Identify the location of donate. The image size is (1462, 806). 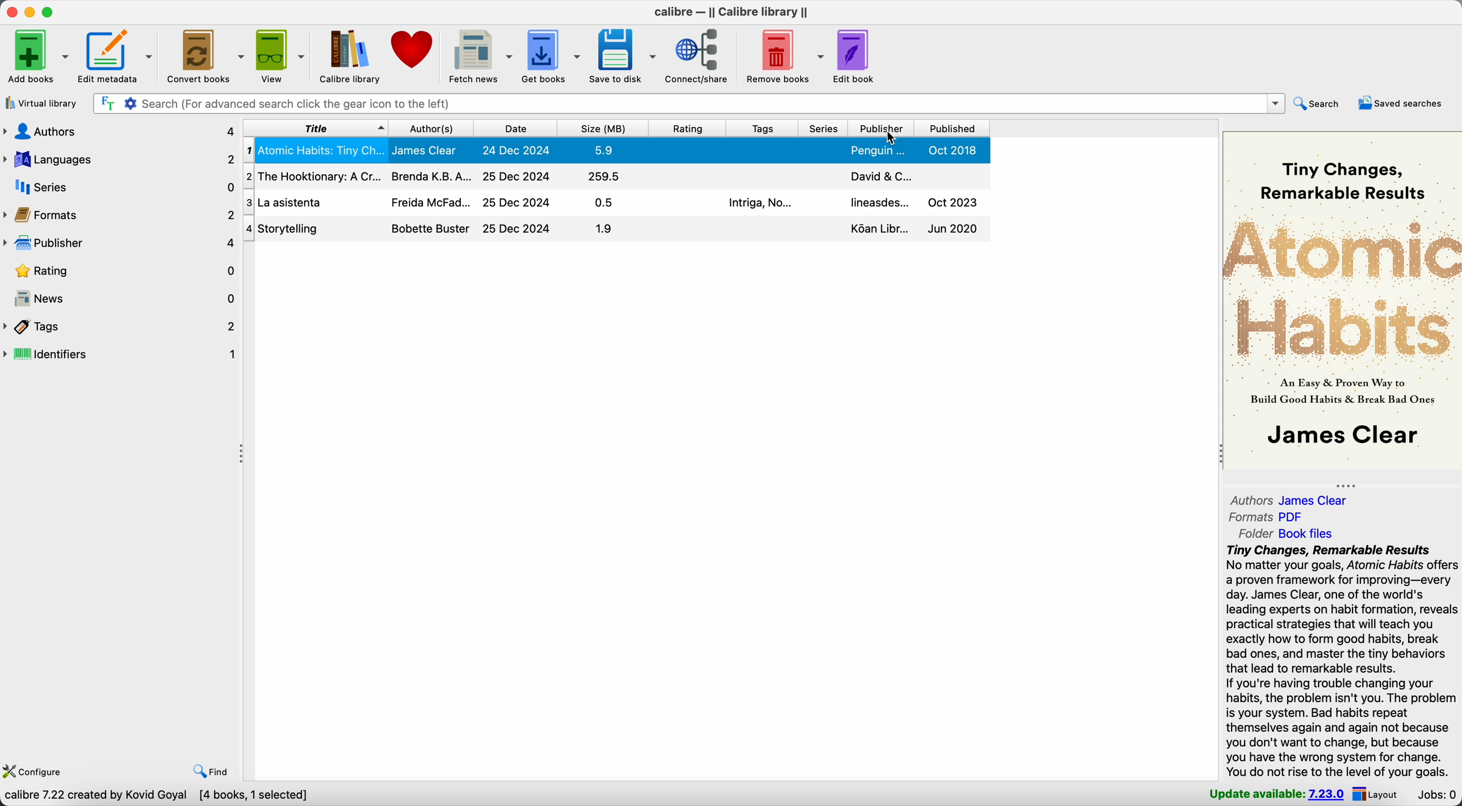
(416, 50).